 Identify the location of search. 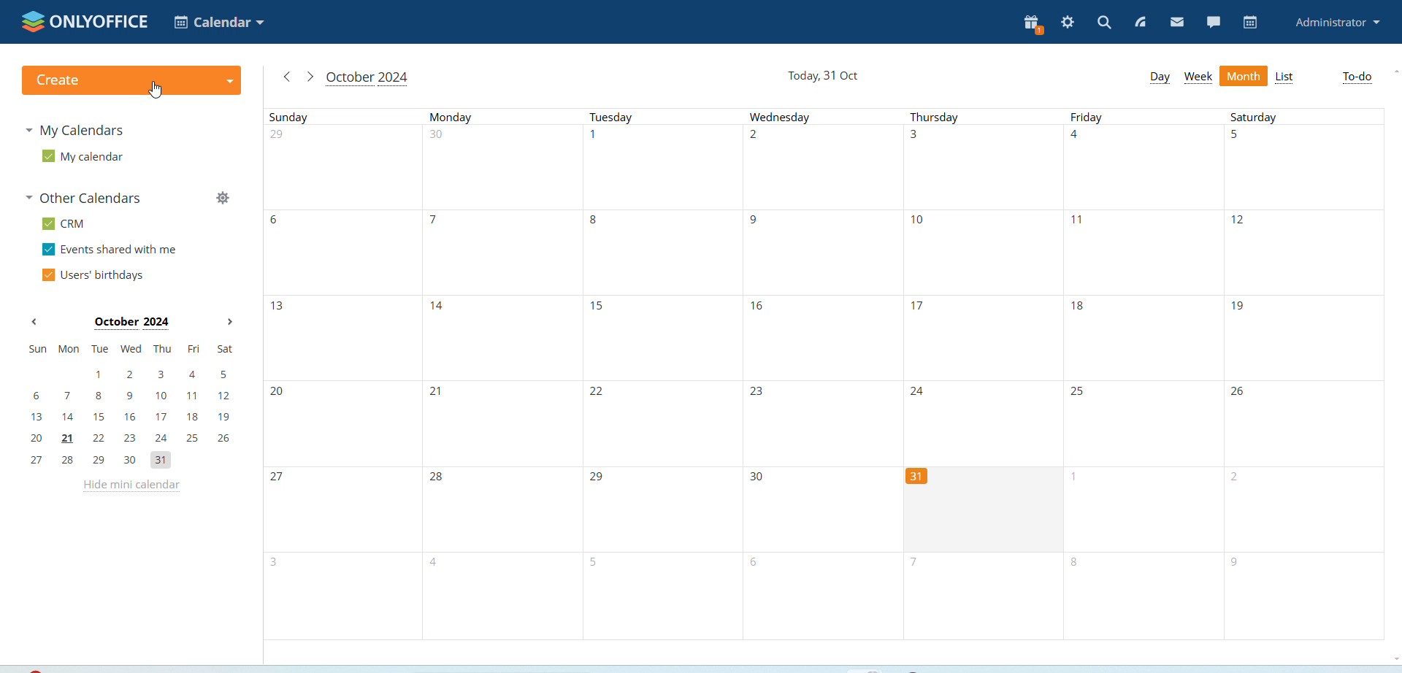
(1104, 23).